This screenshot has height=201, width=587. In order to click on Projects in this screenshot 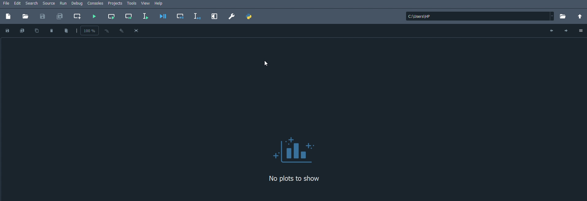, I will do `click(116, 4)`.